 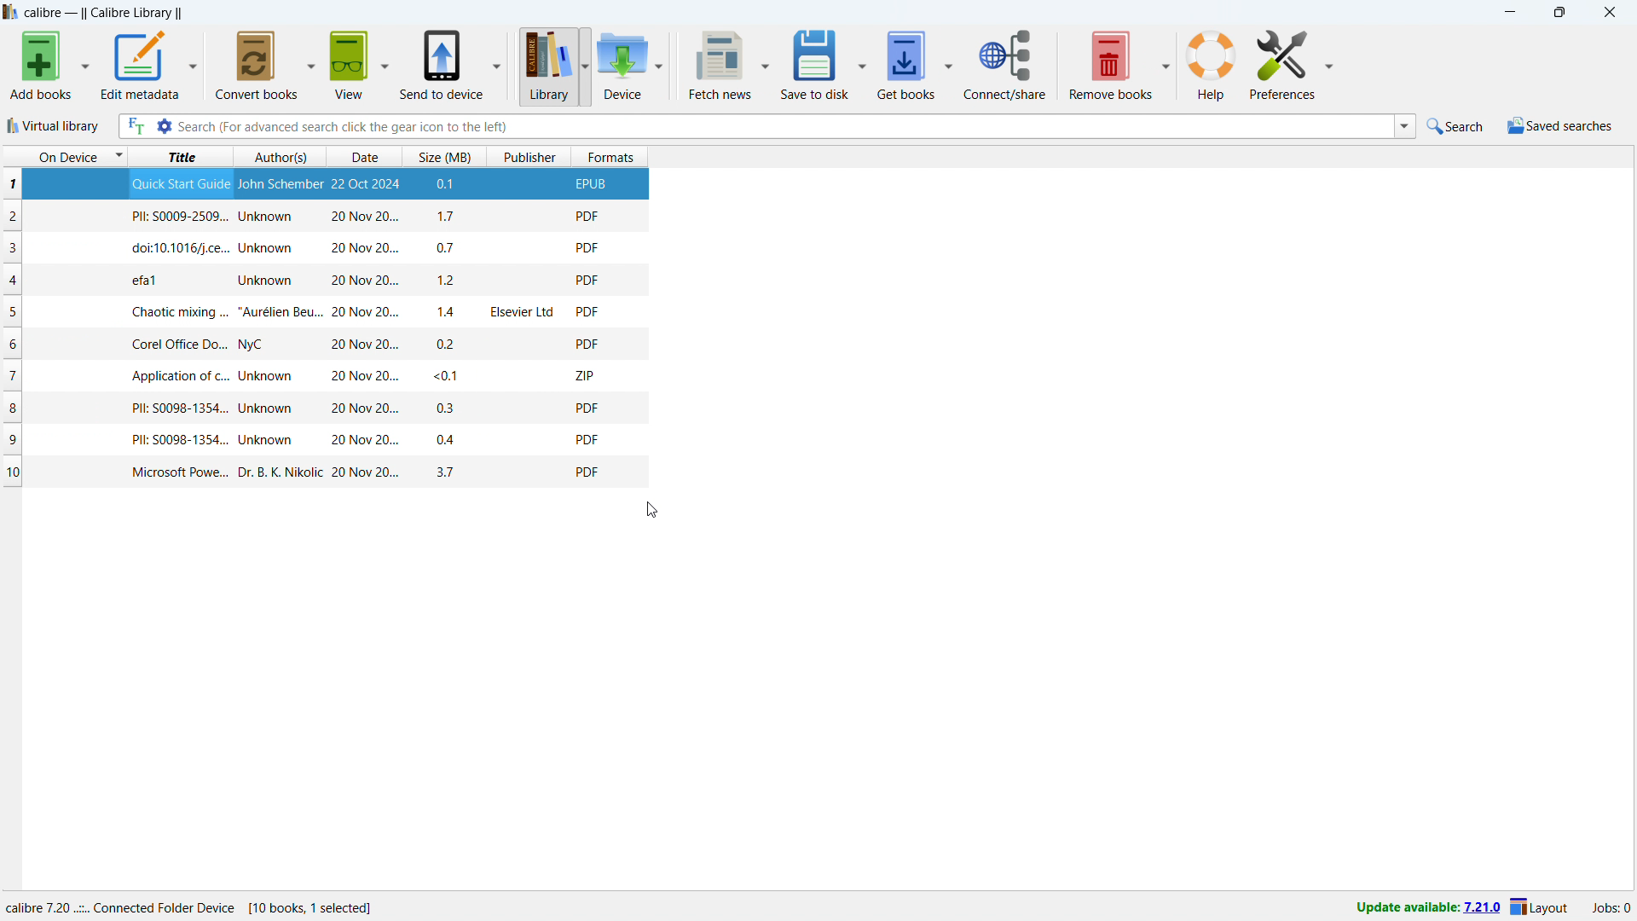 I want to click on library options, so click(x=582, y=64).